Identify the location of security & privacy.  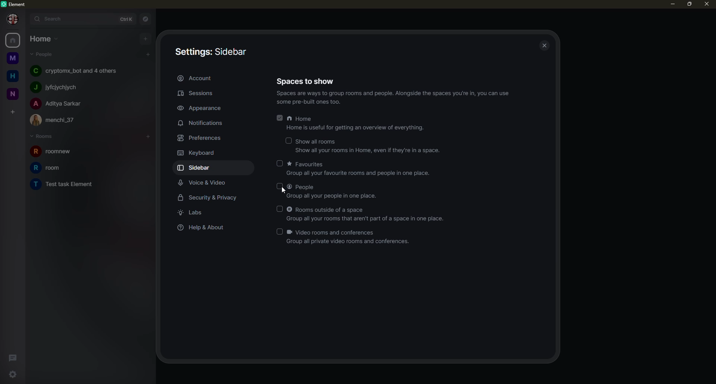
(210, 197).